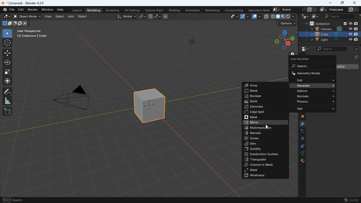 The image size is (361, 203). Describe the element at coordinates (265, 176) in the screenshot. I see `wireframe` at that location.